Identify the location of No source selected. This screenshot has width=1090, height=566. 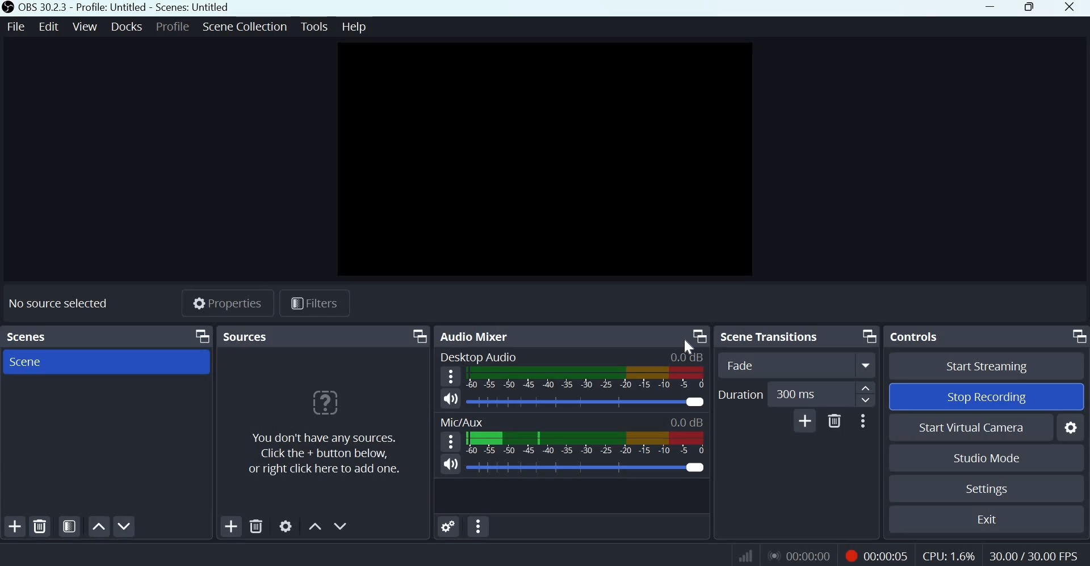
(60, 304).